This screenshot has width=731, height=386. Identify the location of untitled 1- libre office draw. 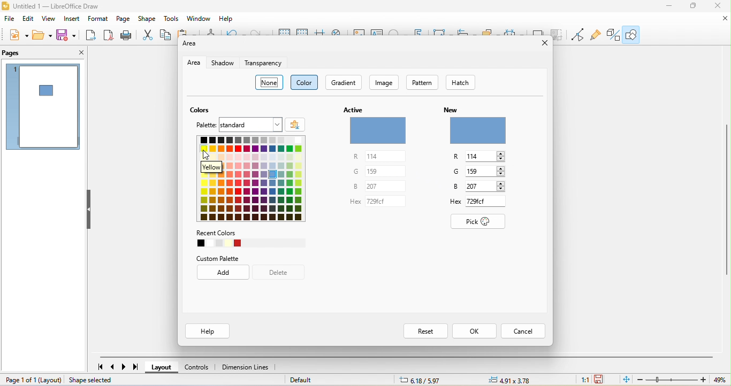
(55, 7).